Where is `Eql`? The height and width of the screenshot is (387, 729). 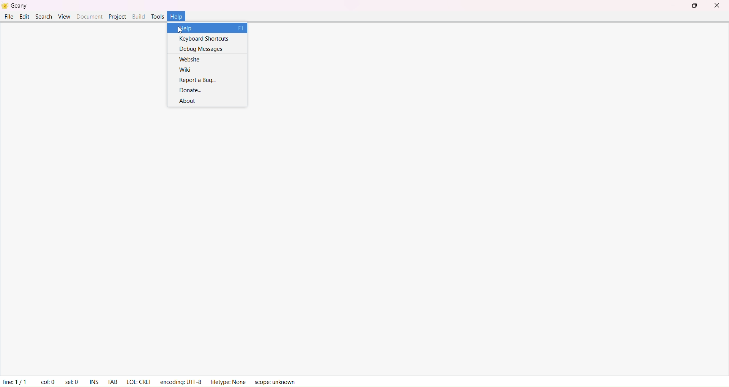
Eql is located at coordinates (138, 379).